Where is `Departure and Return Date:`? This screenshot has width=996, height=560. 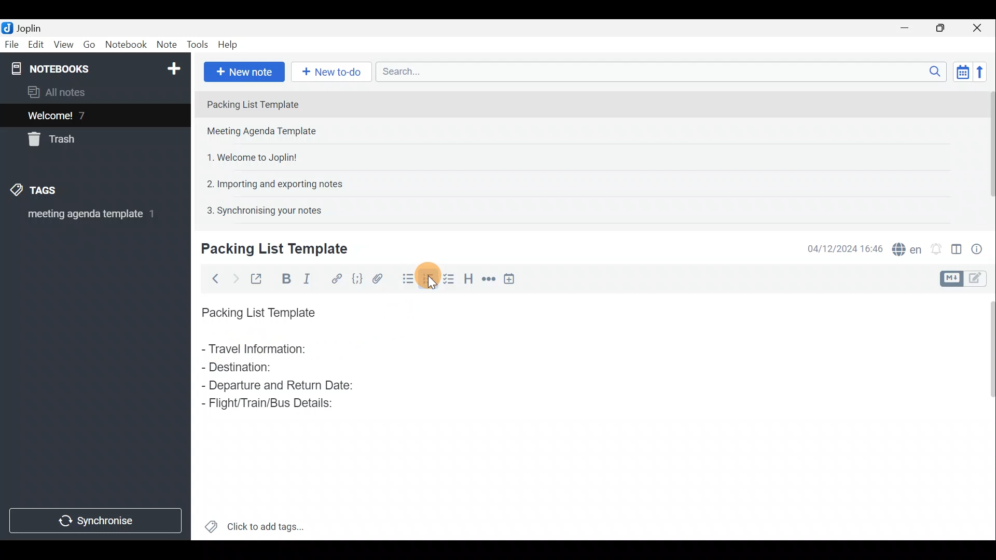
Departure and Return Date: is located at coordinates (278, 385).